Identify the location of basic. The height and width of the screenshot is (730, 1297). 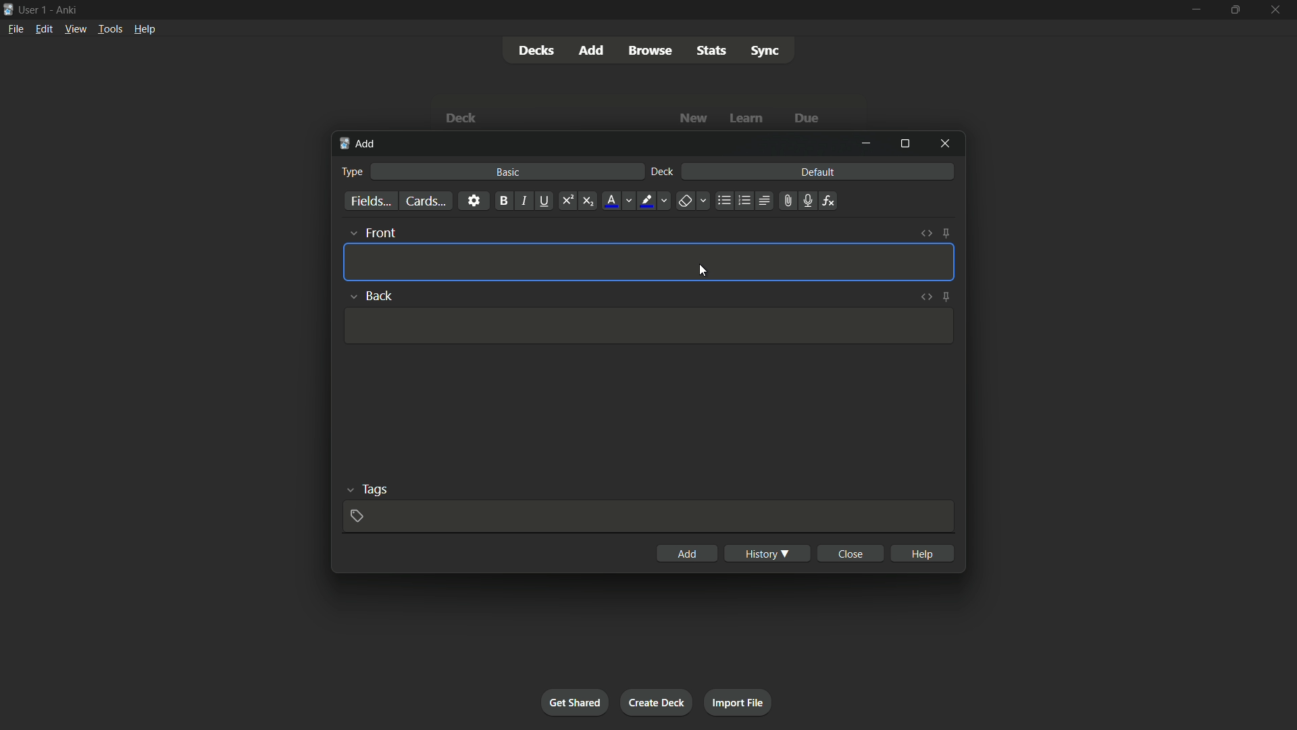
(509, 172).